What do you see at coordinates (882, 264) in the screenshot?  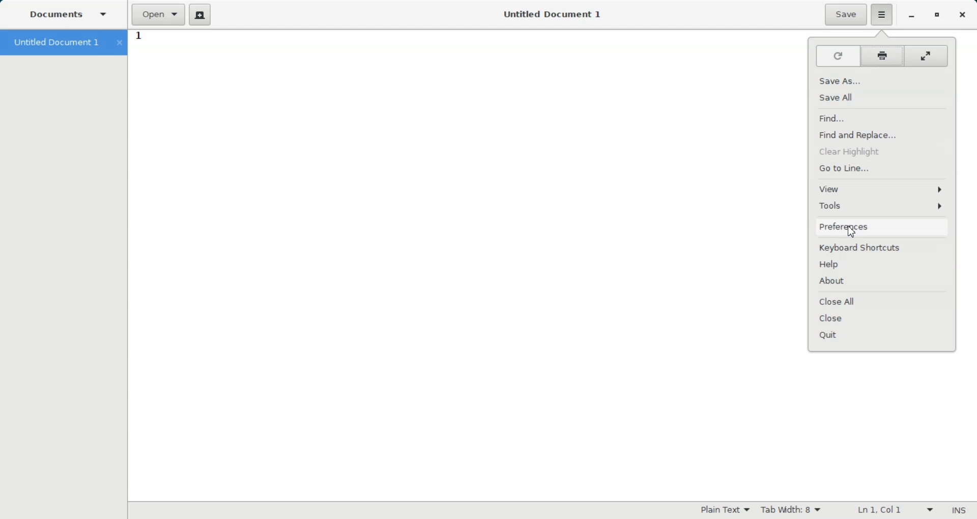 I see `Help` at bounding box center [882, 264].